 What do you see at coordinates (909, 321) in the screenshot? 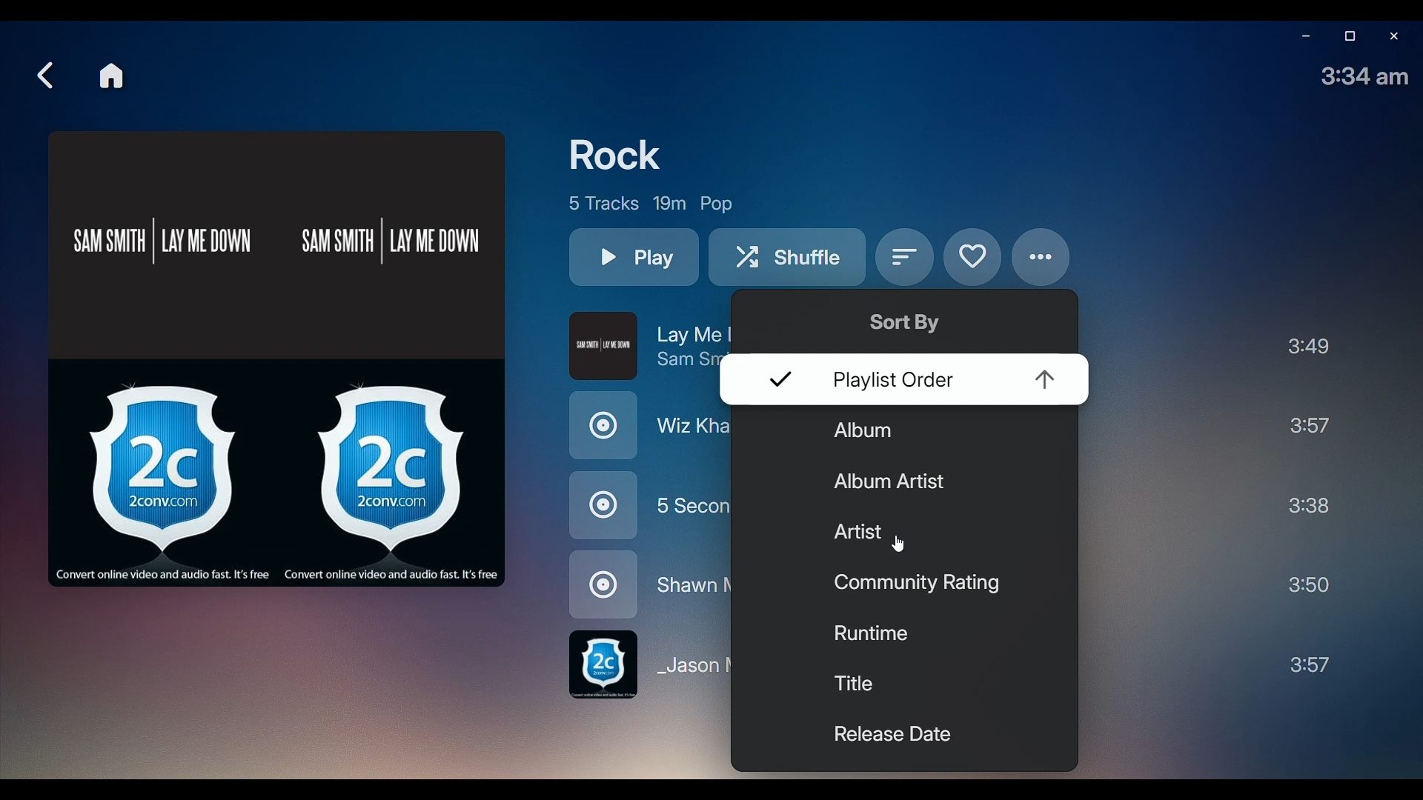
I see `Sort By` at bounding box center [909, 321].